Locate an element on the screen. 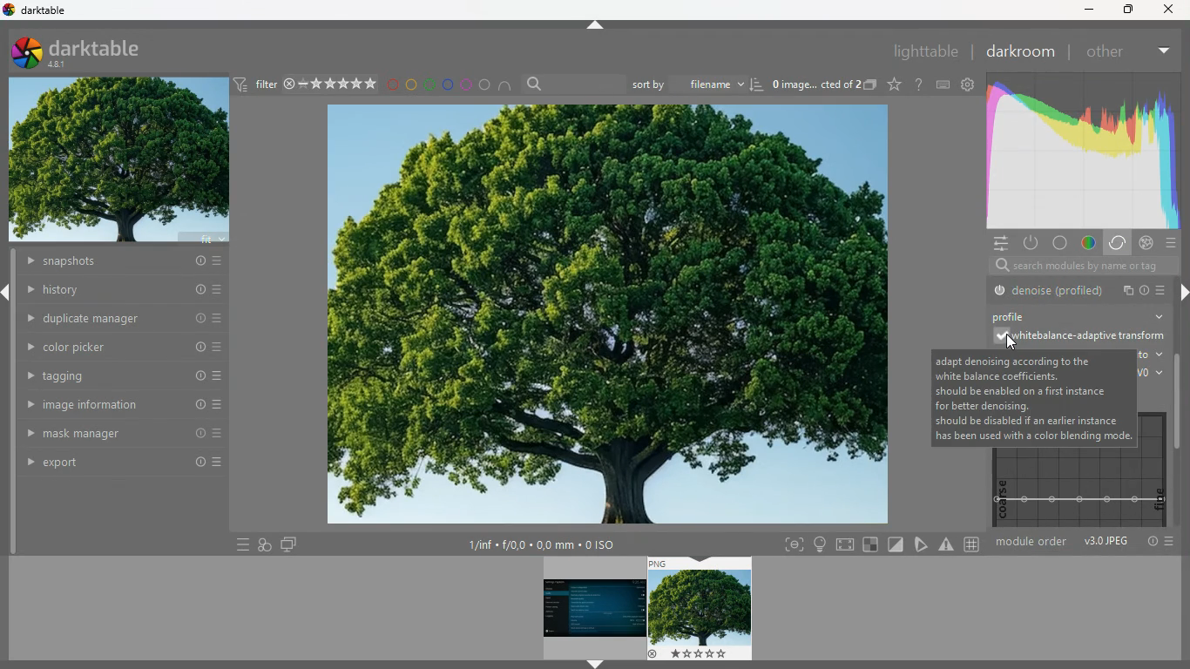 The image size is (1190, 669). search is located at coordinates (996, 266).